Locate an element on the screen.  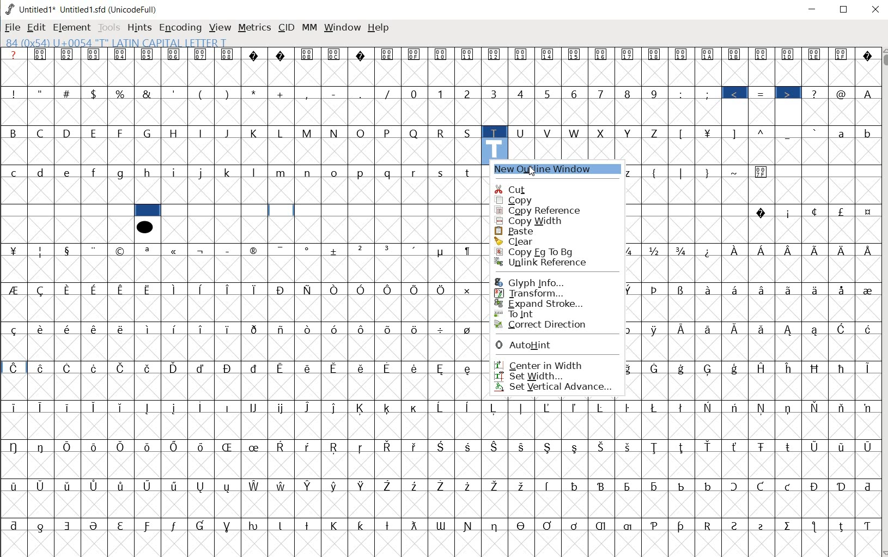
Symbol is located at coordinates (737, 368).